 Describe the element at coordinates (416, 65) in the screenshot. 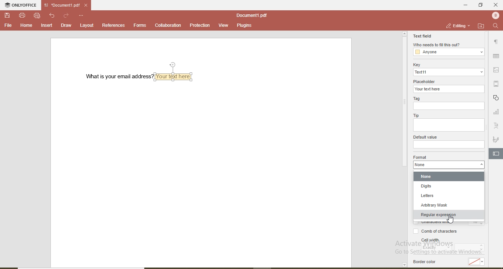

I see `key` at that location.